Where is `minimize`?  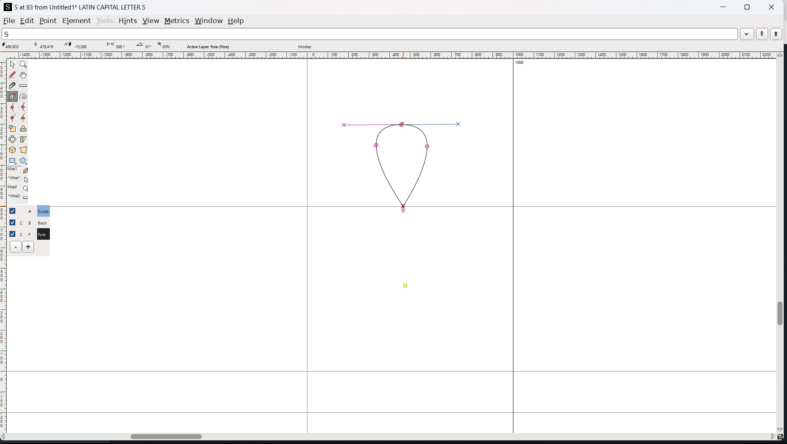
minimize is located at coordinates (724, 6).